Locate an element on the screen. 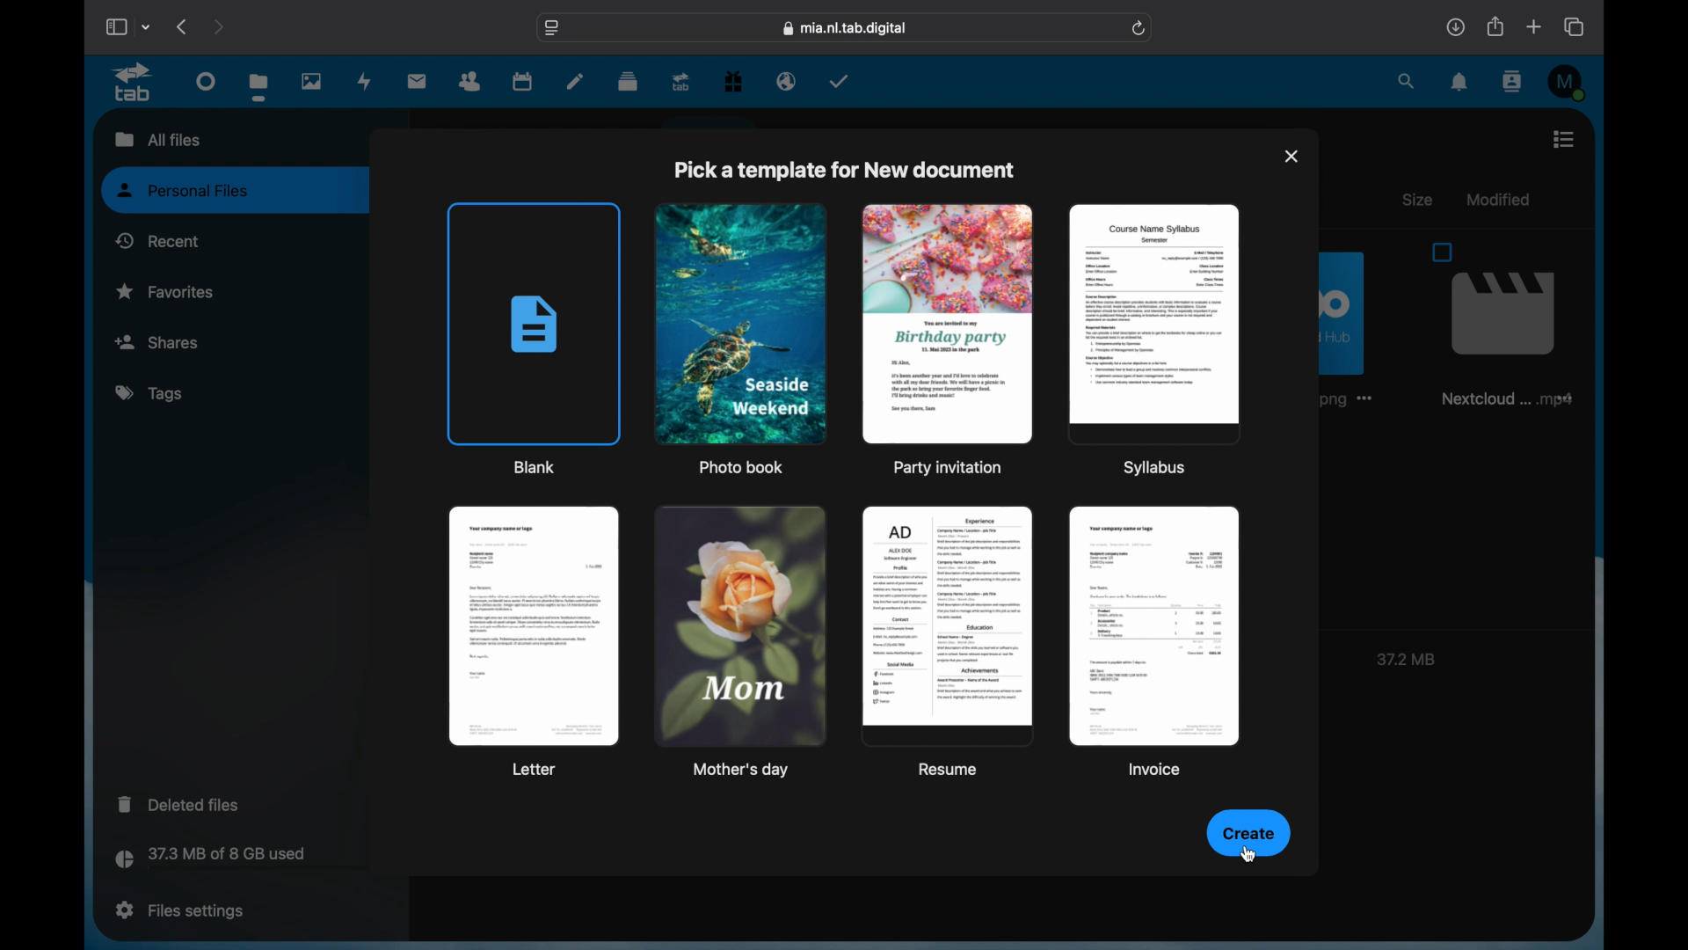  website settings is located at coordinates (552, 28).